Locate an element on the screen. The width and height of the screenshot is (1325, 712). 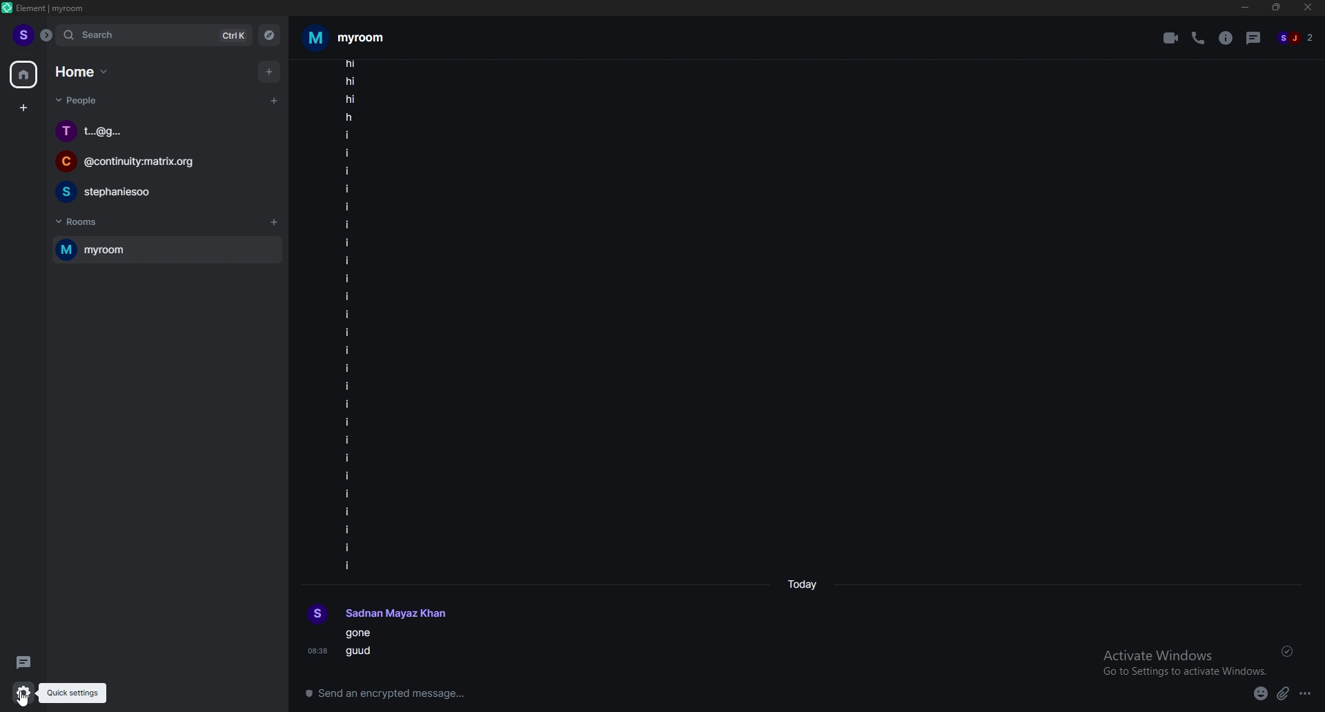
video call is located at coordinates (1171, 37).